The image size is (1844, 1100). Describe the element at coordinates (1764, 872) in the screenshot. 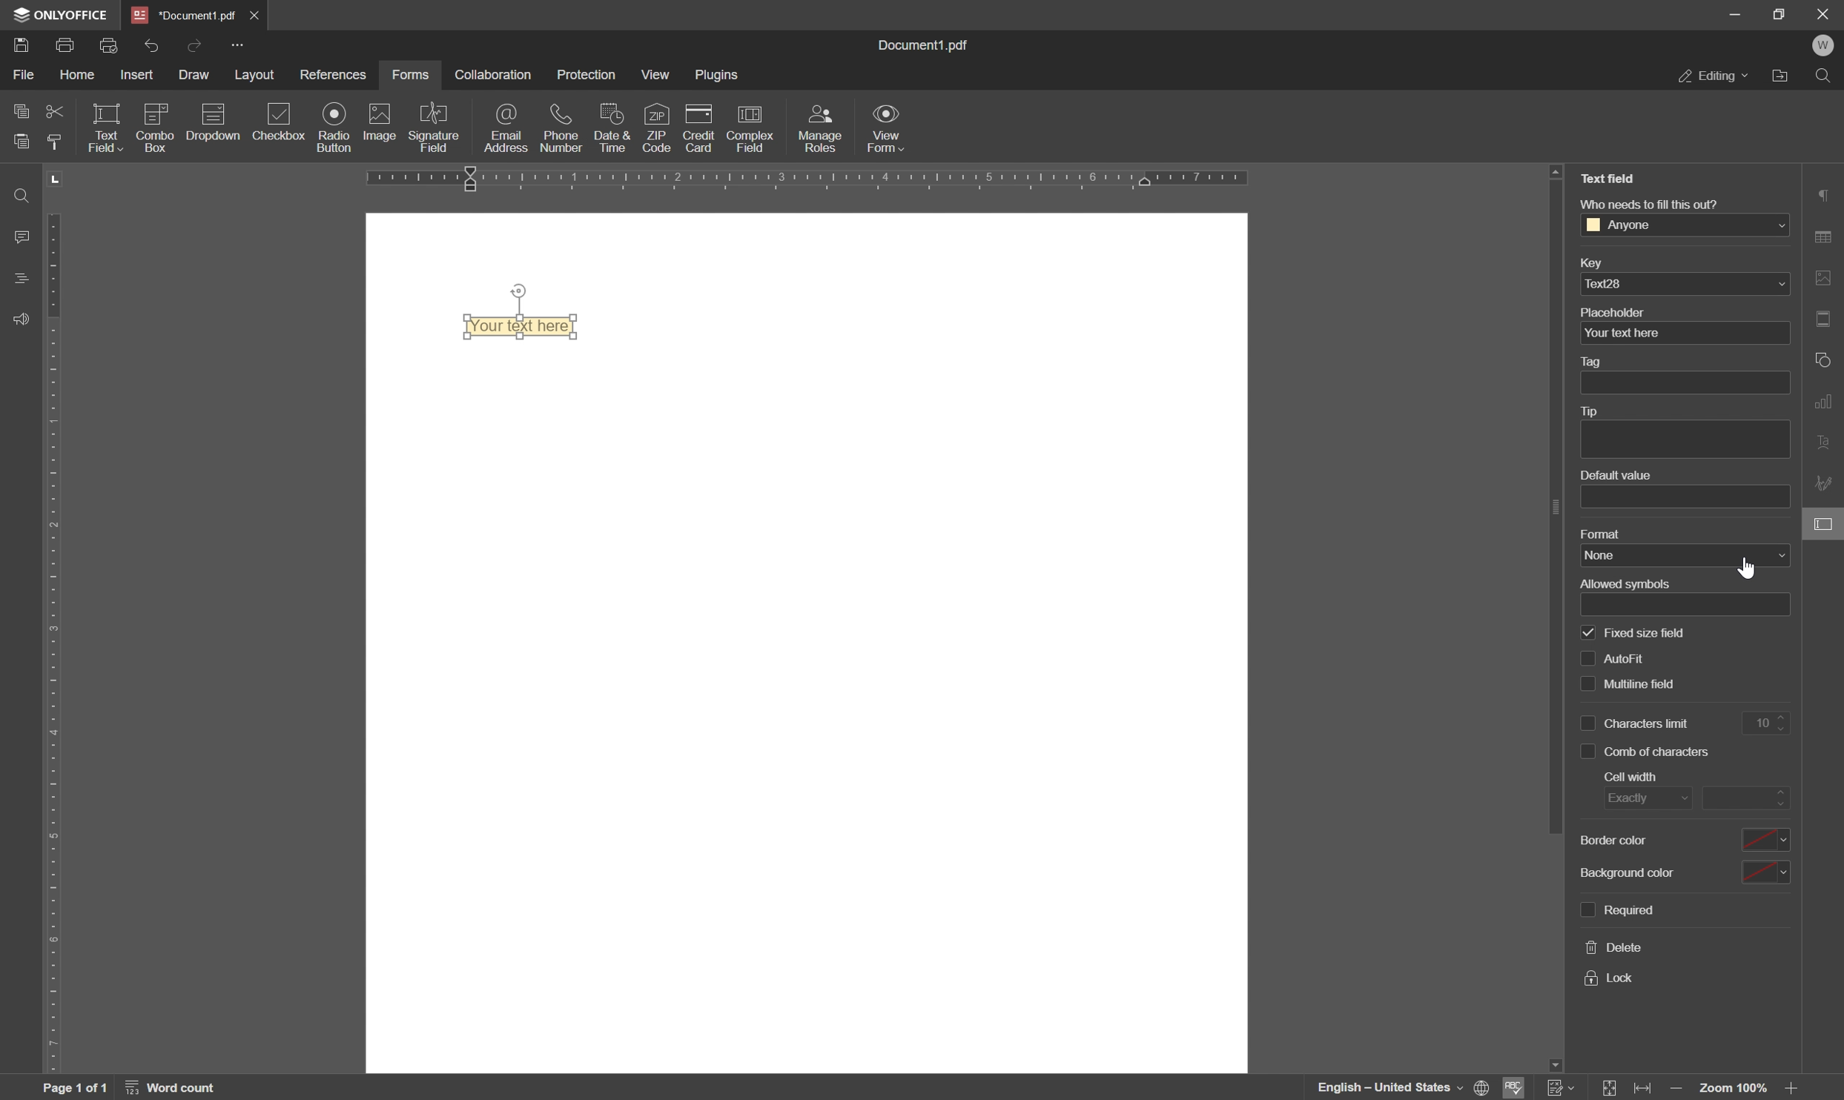

I see `drop down` at that location.